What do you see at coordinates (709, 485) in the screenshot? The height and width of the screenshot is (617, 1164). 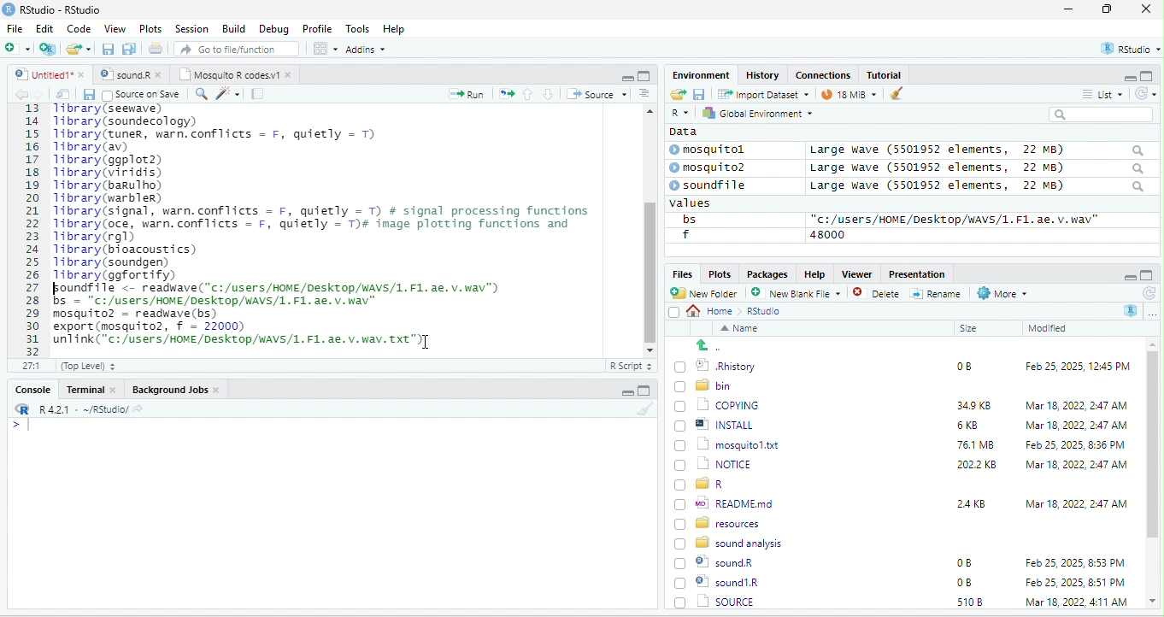 I see `[) = R` at bounding box center [709, 485].